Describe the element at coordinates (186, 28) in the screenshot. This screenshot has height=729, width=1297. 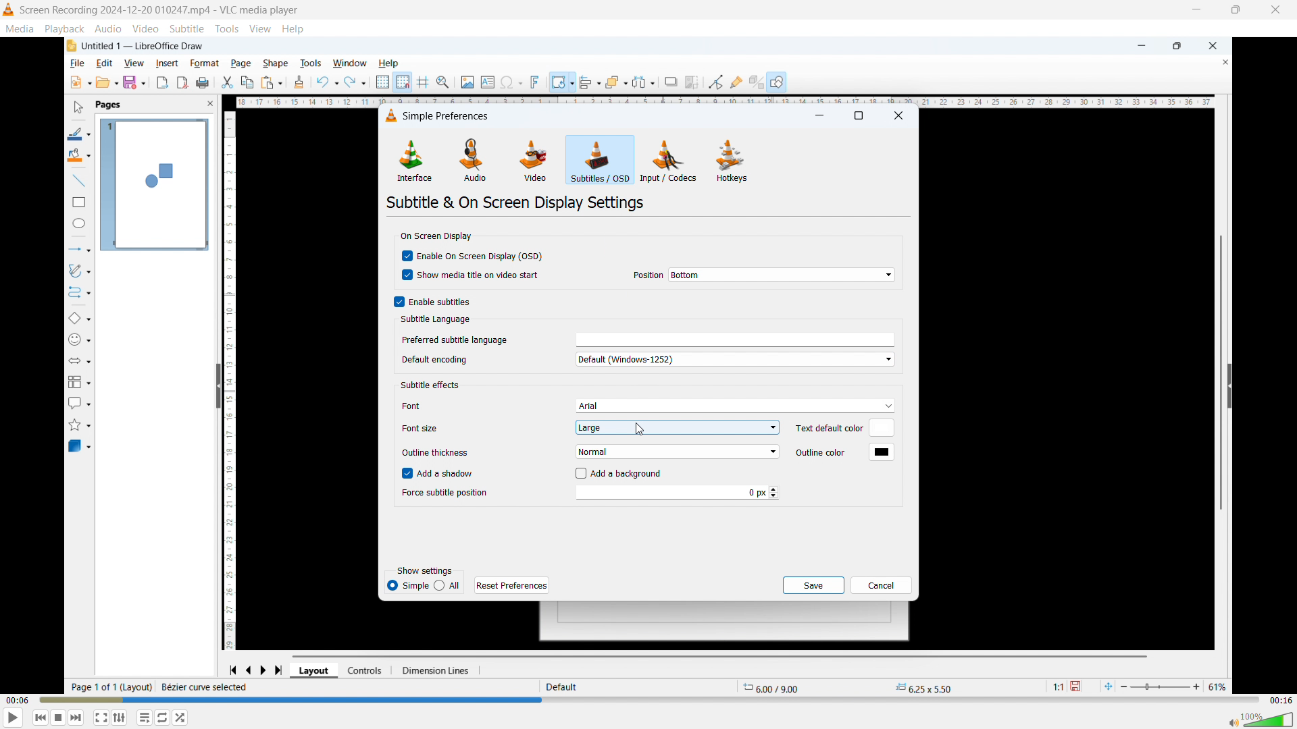
I see `Subtitle ` at that location.